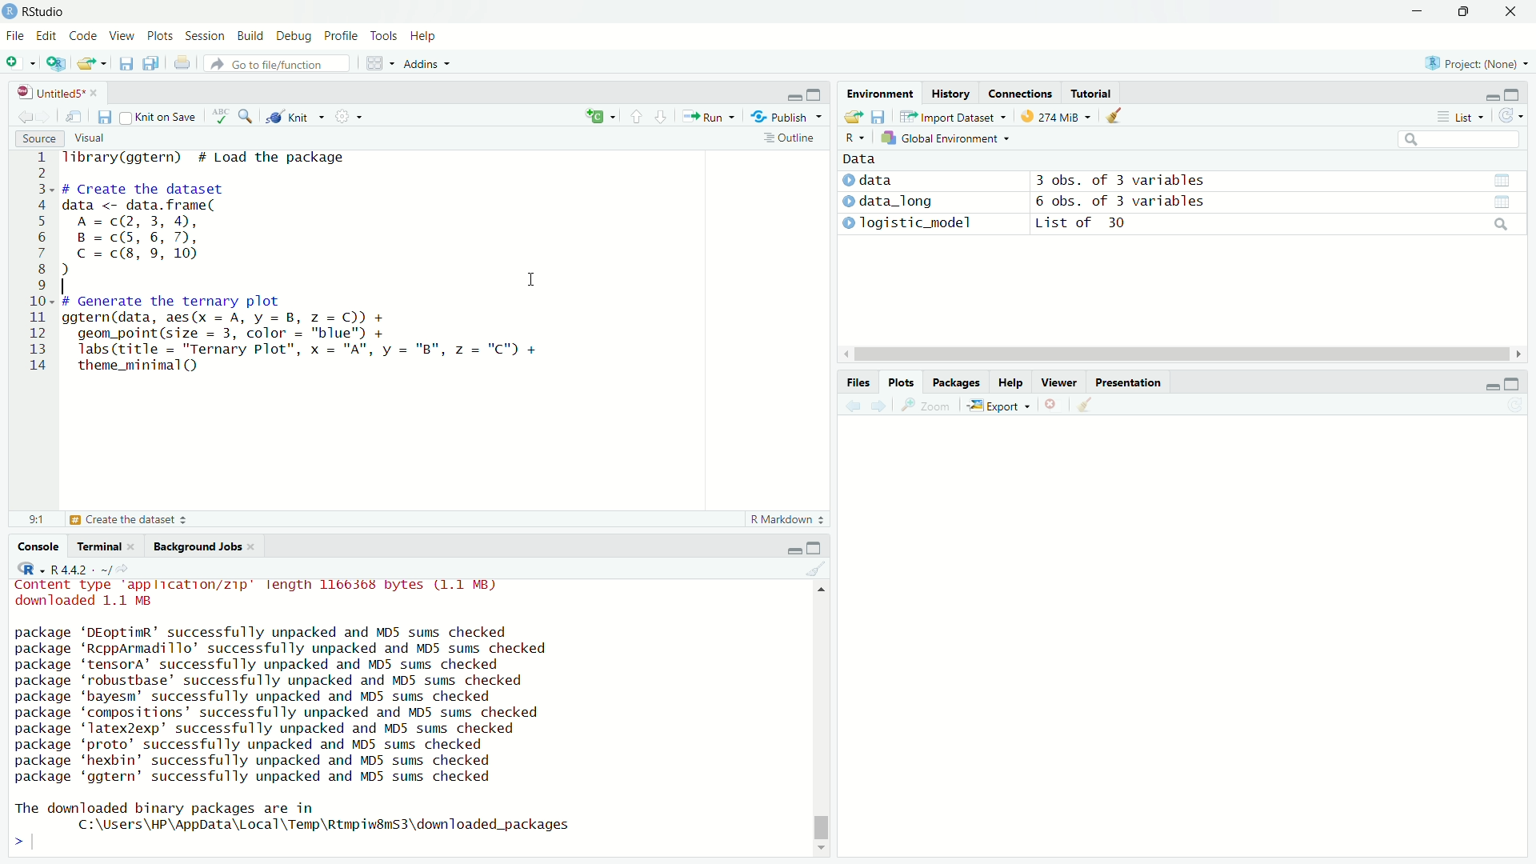 Image resolution: width=1536 pixels, height=864 pixels. What do you see at coordinates (383, 35) in the screenshot?
I see `Tools` at bounding box center [383, 35].